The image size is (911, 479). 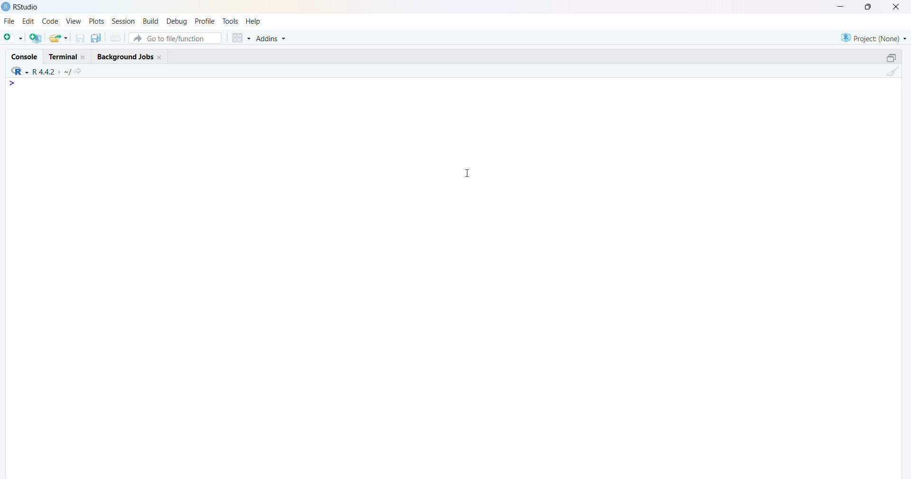 What do you see at coordinates (253, 21) in the screenshot?
I see `Help` at bounding box center [253, 21].